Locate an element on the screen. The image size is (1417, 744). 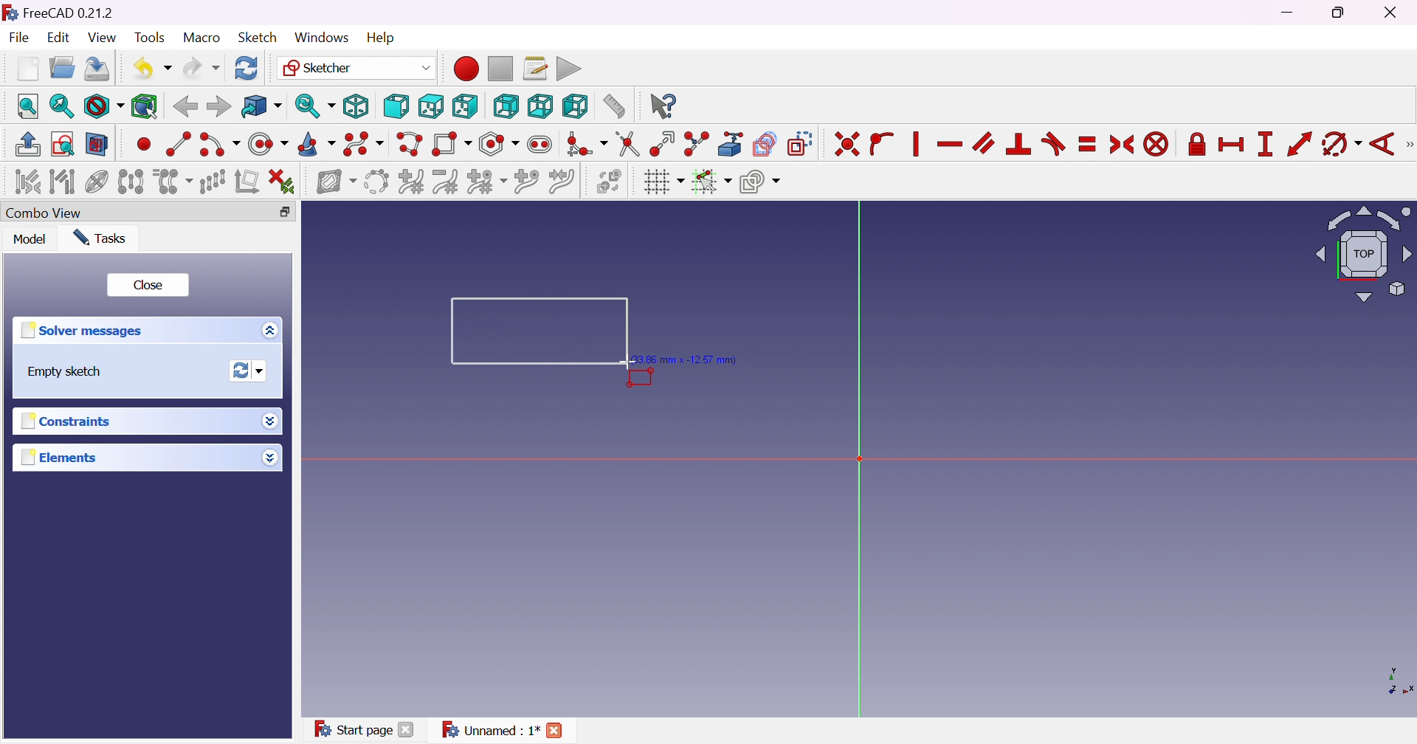
Constrain symmertical is located at coordinates (1123, 145).